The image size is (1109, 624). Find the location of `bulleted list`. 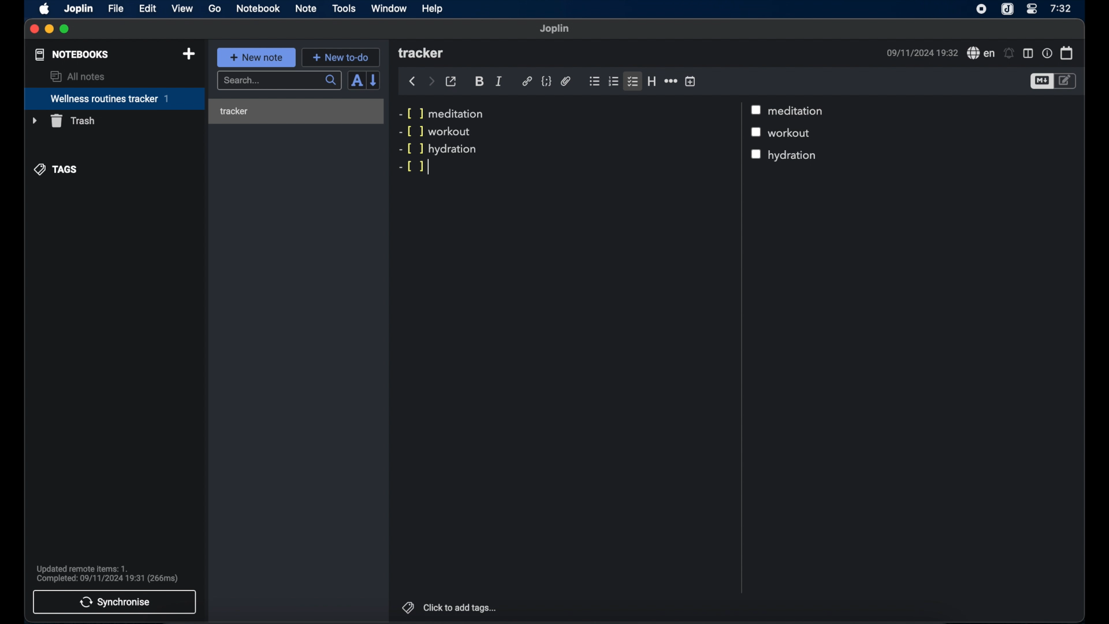

bulleted list is located at coordinates (594, 81).